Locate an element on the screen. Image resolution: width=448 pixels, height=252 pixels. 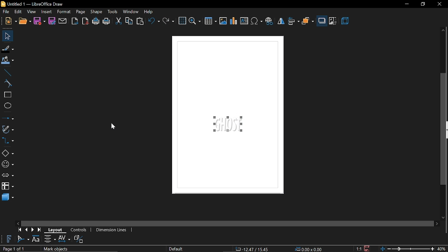
fontwork height is located at coordinates (36, 240).